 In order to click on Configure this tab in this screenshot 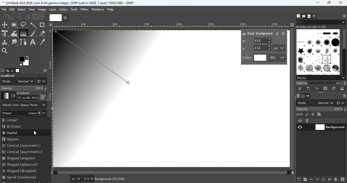, I will do `click(344, 16)`.